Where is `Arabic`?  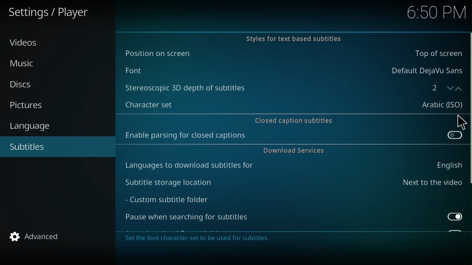 Arabic is located at coordinates (438, 105).